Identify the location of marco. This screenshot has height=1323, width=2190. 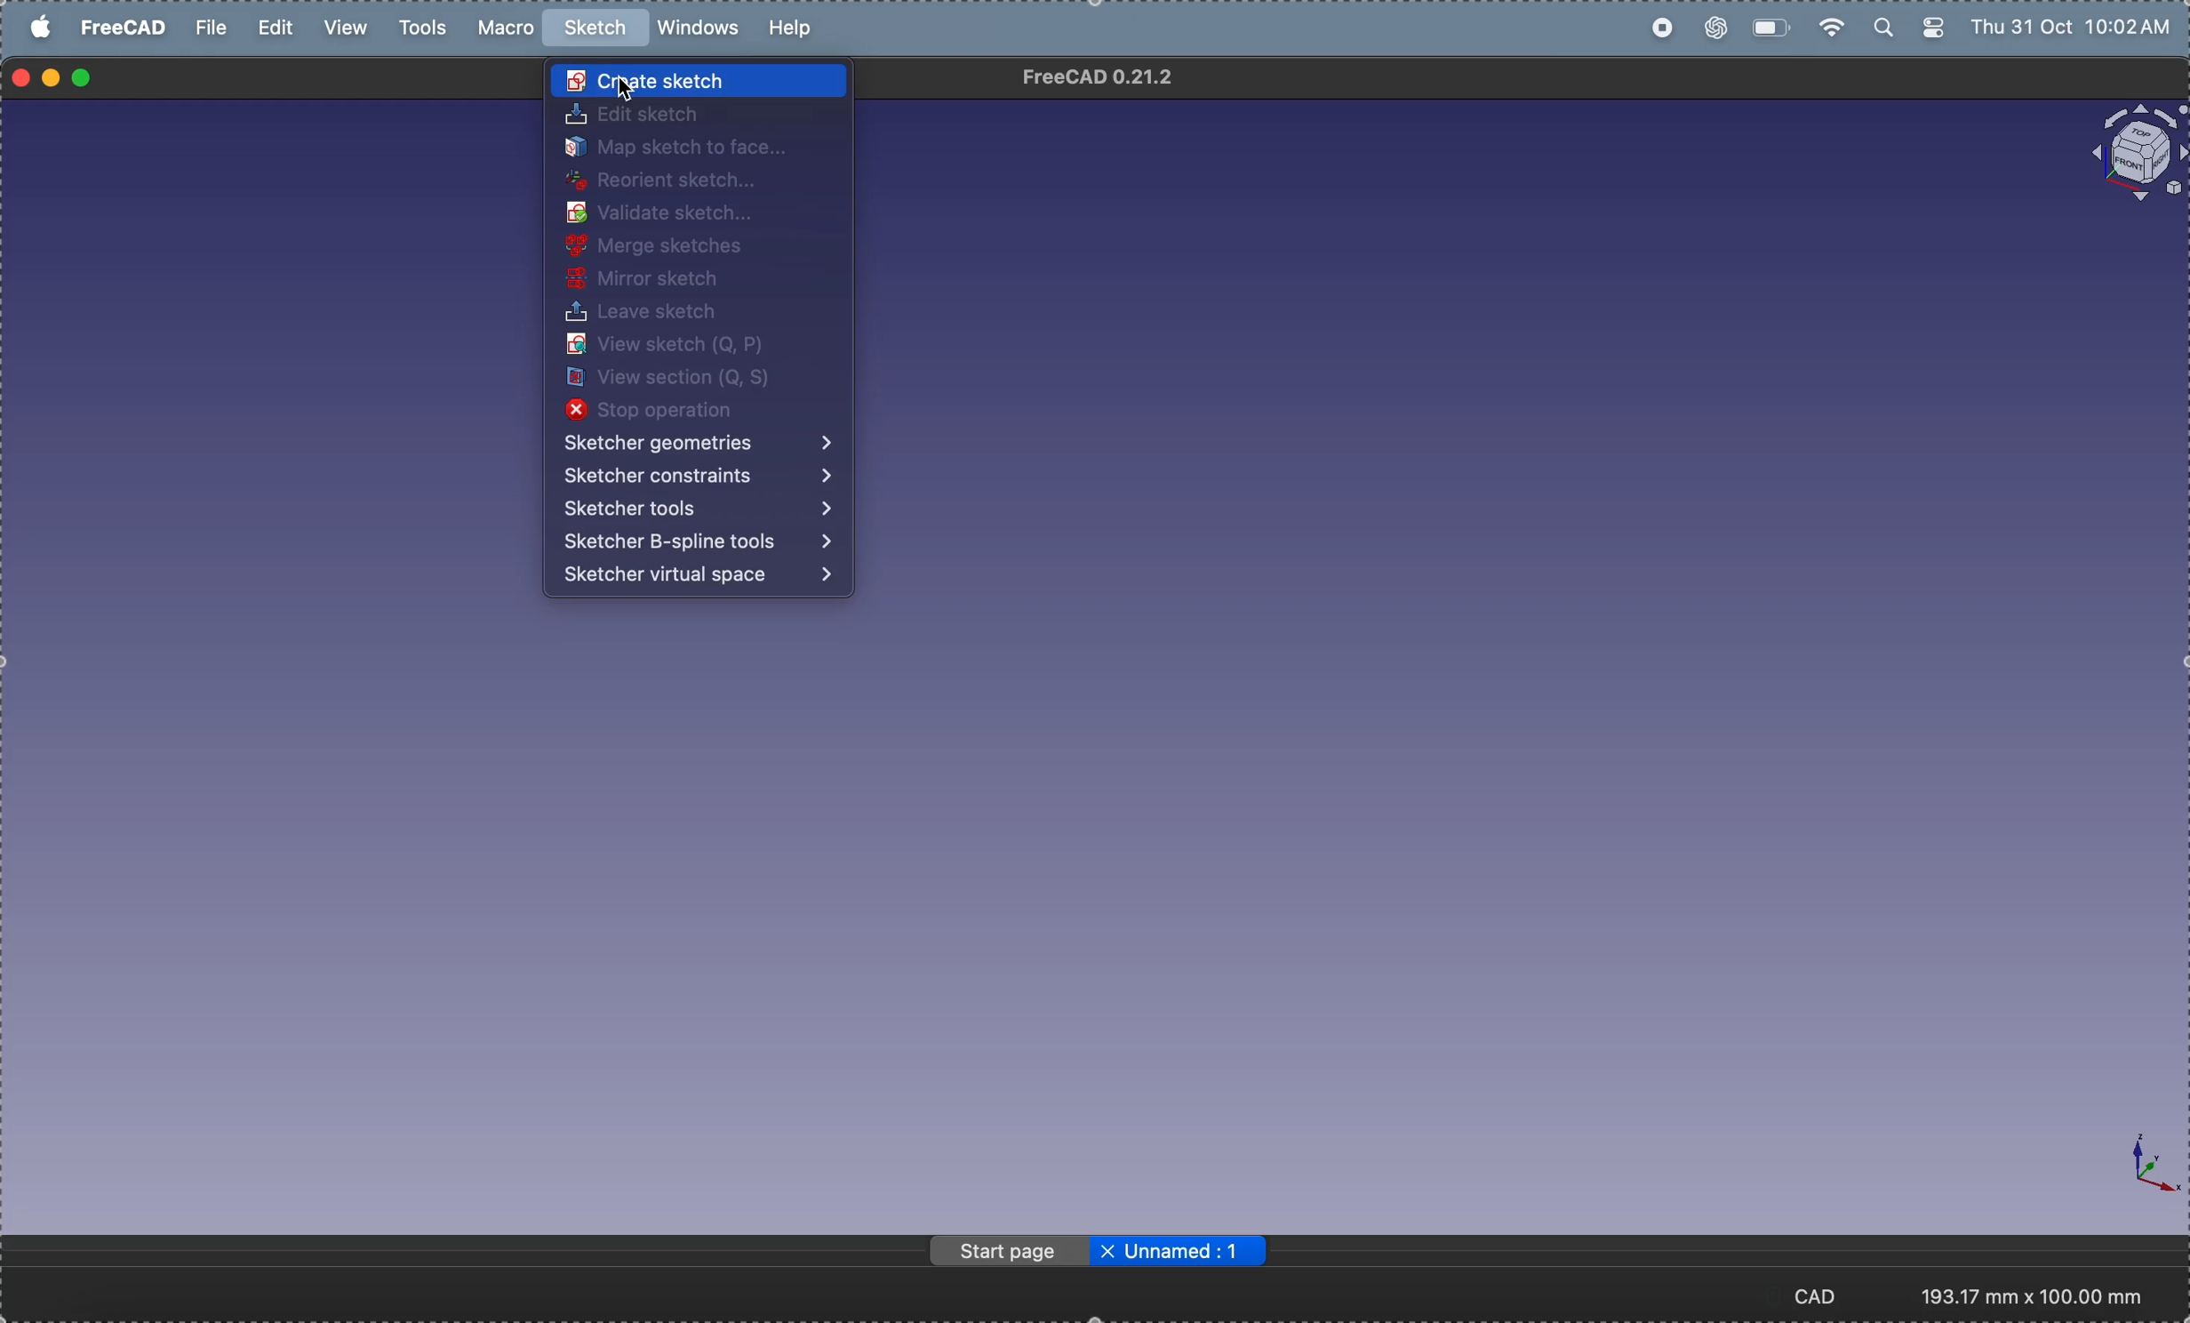
(511, 28).